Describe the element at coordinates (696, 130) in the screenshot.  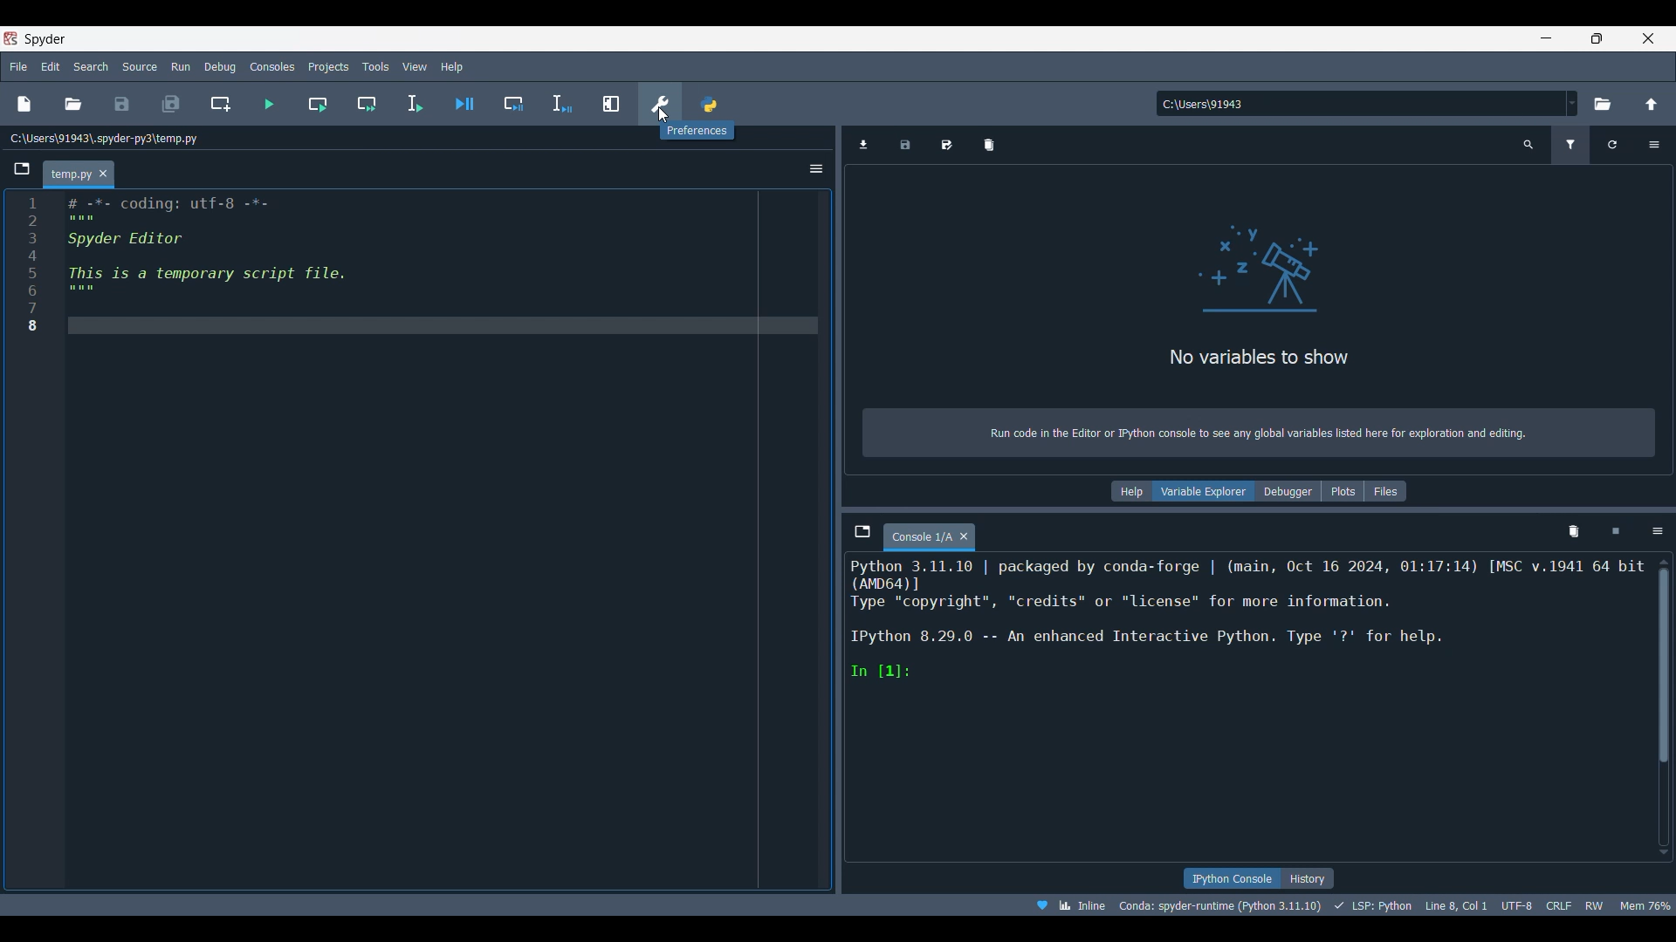
I see `Icon description` at that location.